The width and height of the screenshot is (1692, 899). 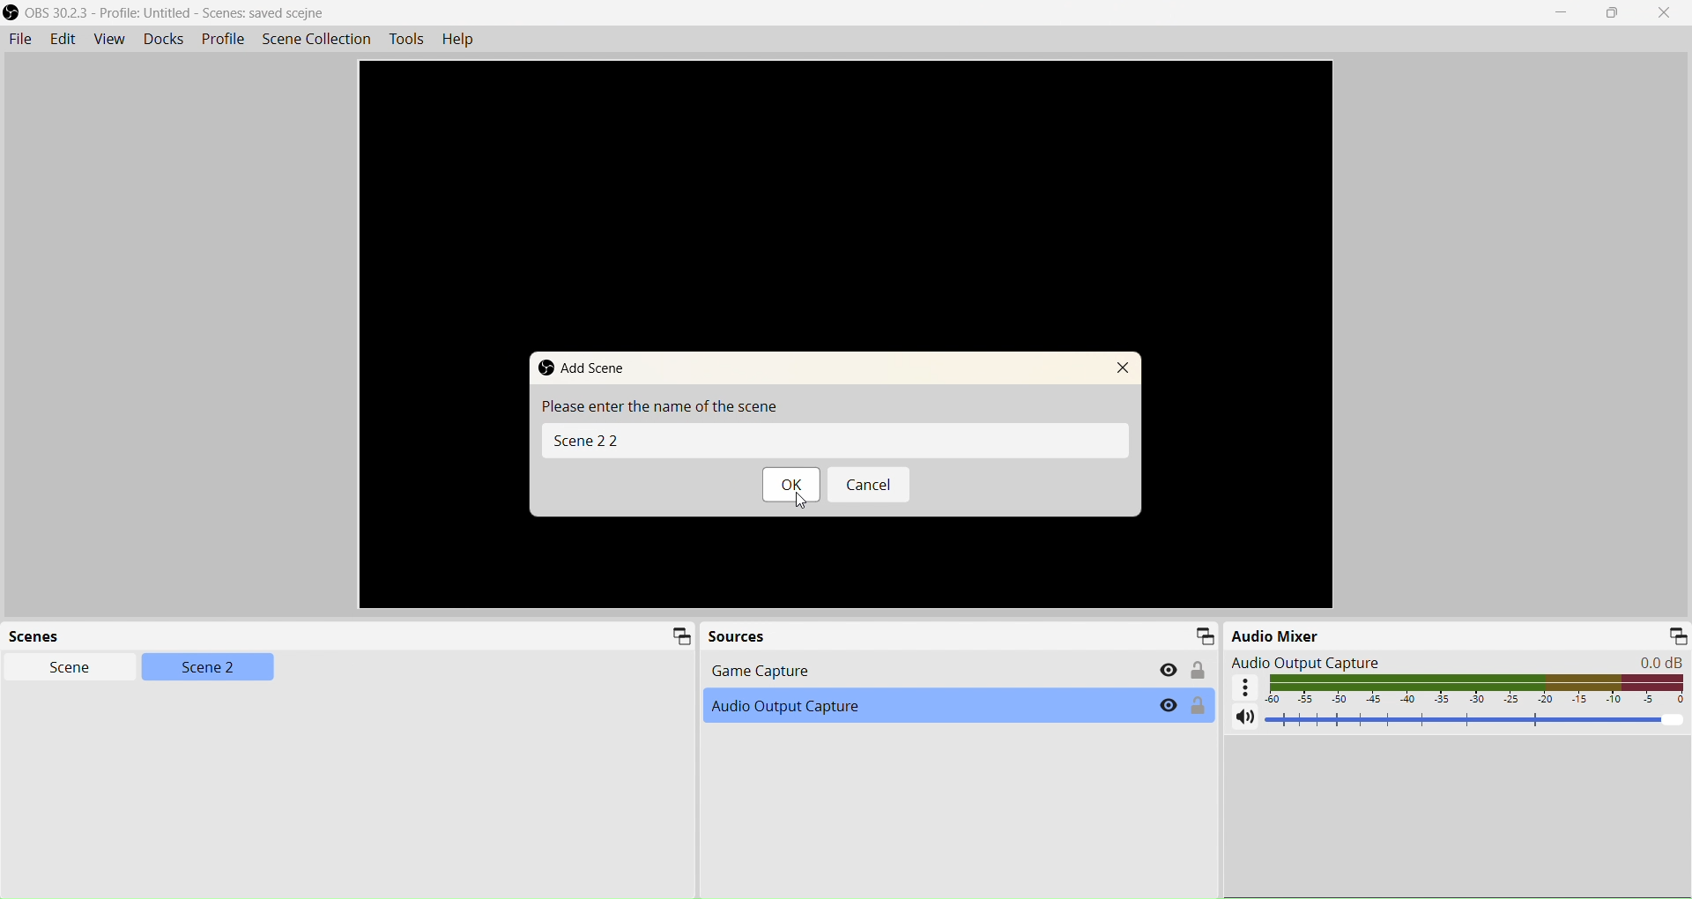 I want to click on Scene 2, so click(x=209, y=666).